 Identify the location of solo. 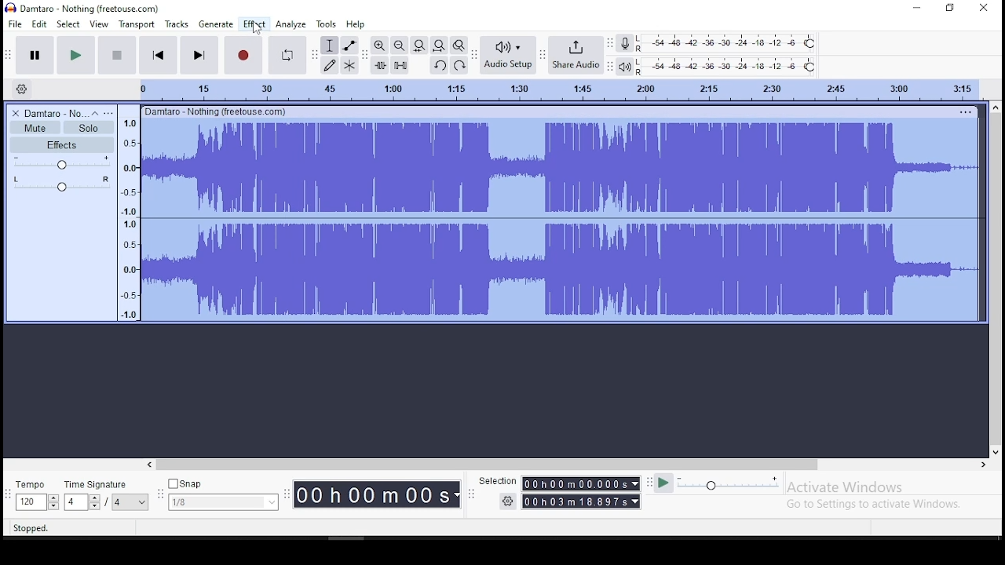
(89, 128).